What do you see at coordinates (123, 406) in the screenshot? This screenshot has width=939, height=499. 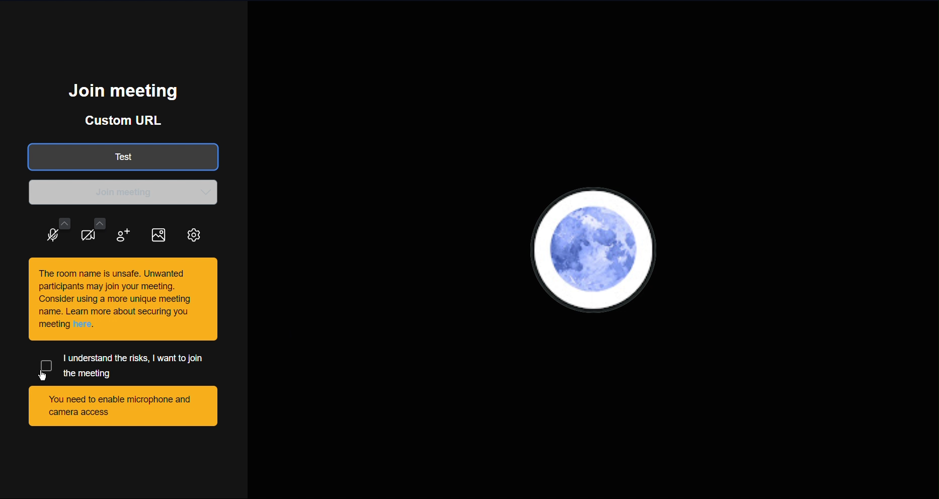 I see `You need to enable microphone and camera access` at bounding box center [123, 406].